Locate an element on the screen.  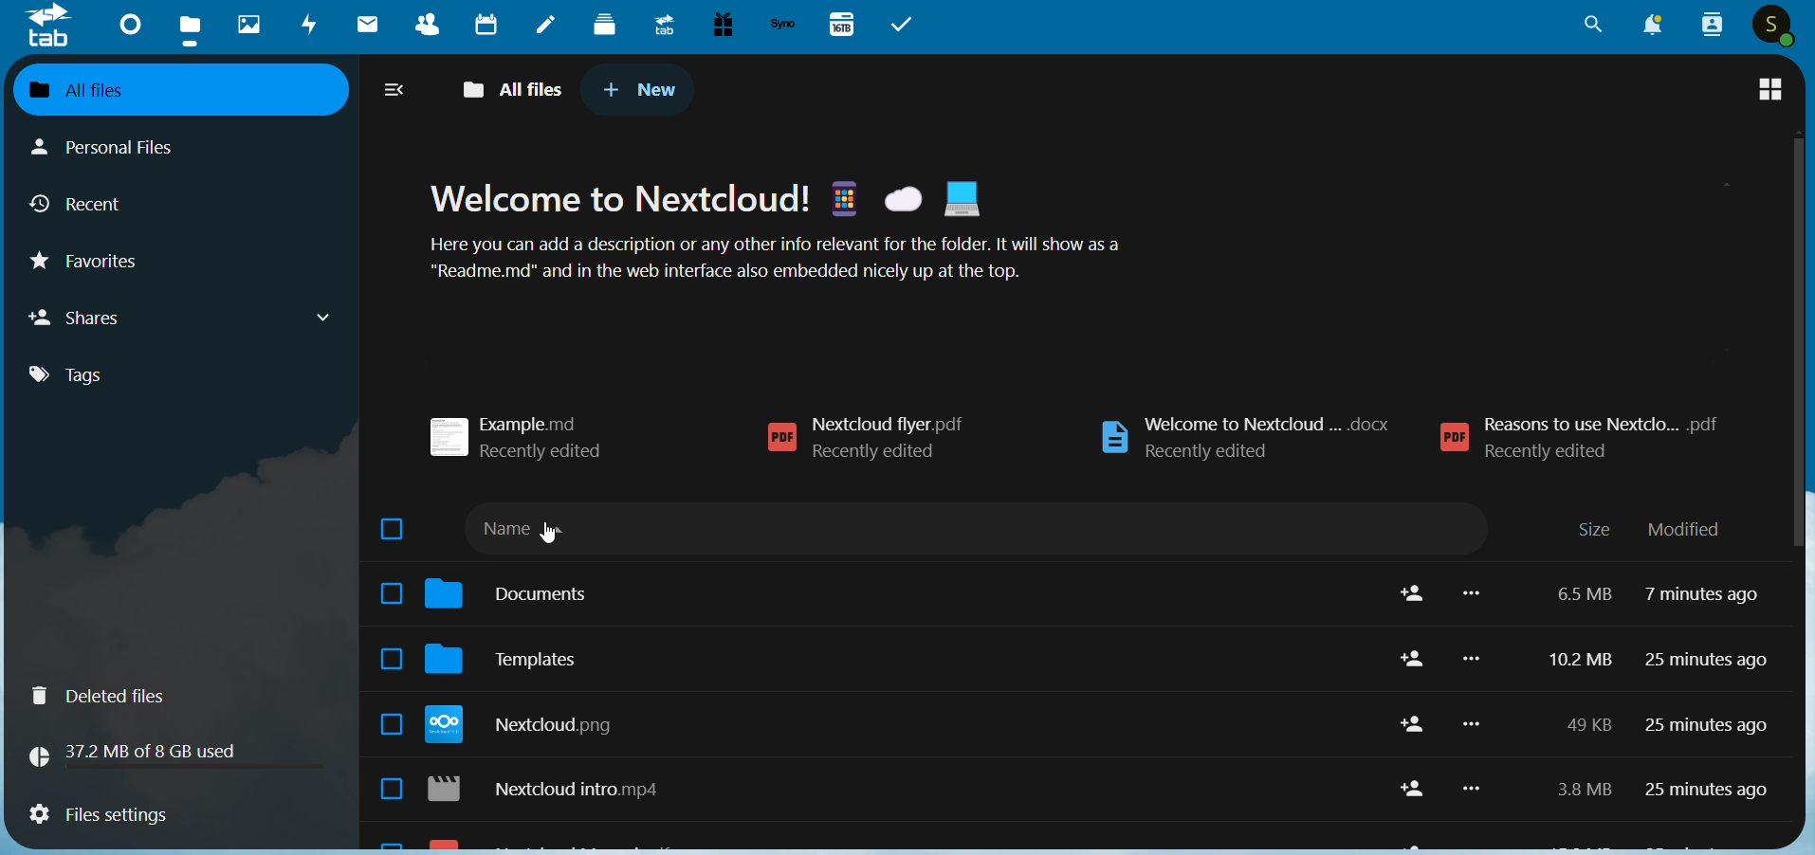
example.md recently edited is located at coordinates (522, 435).